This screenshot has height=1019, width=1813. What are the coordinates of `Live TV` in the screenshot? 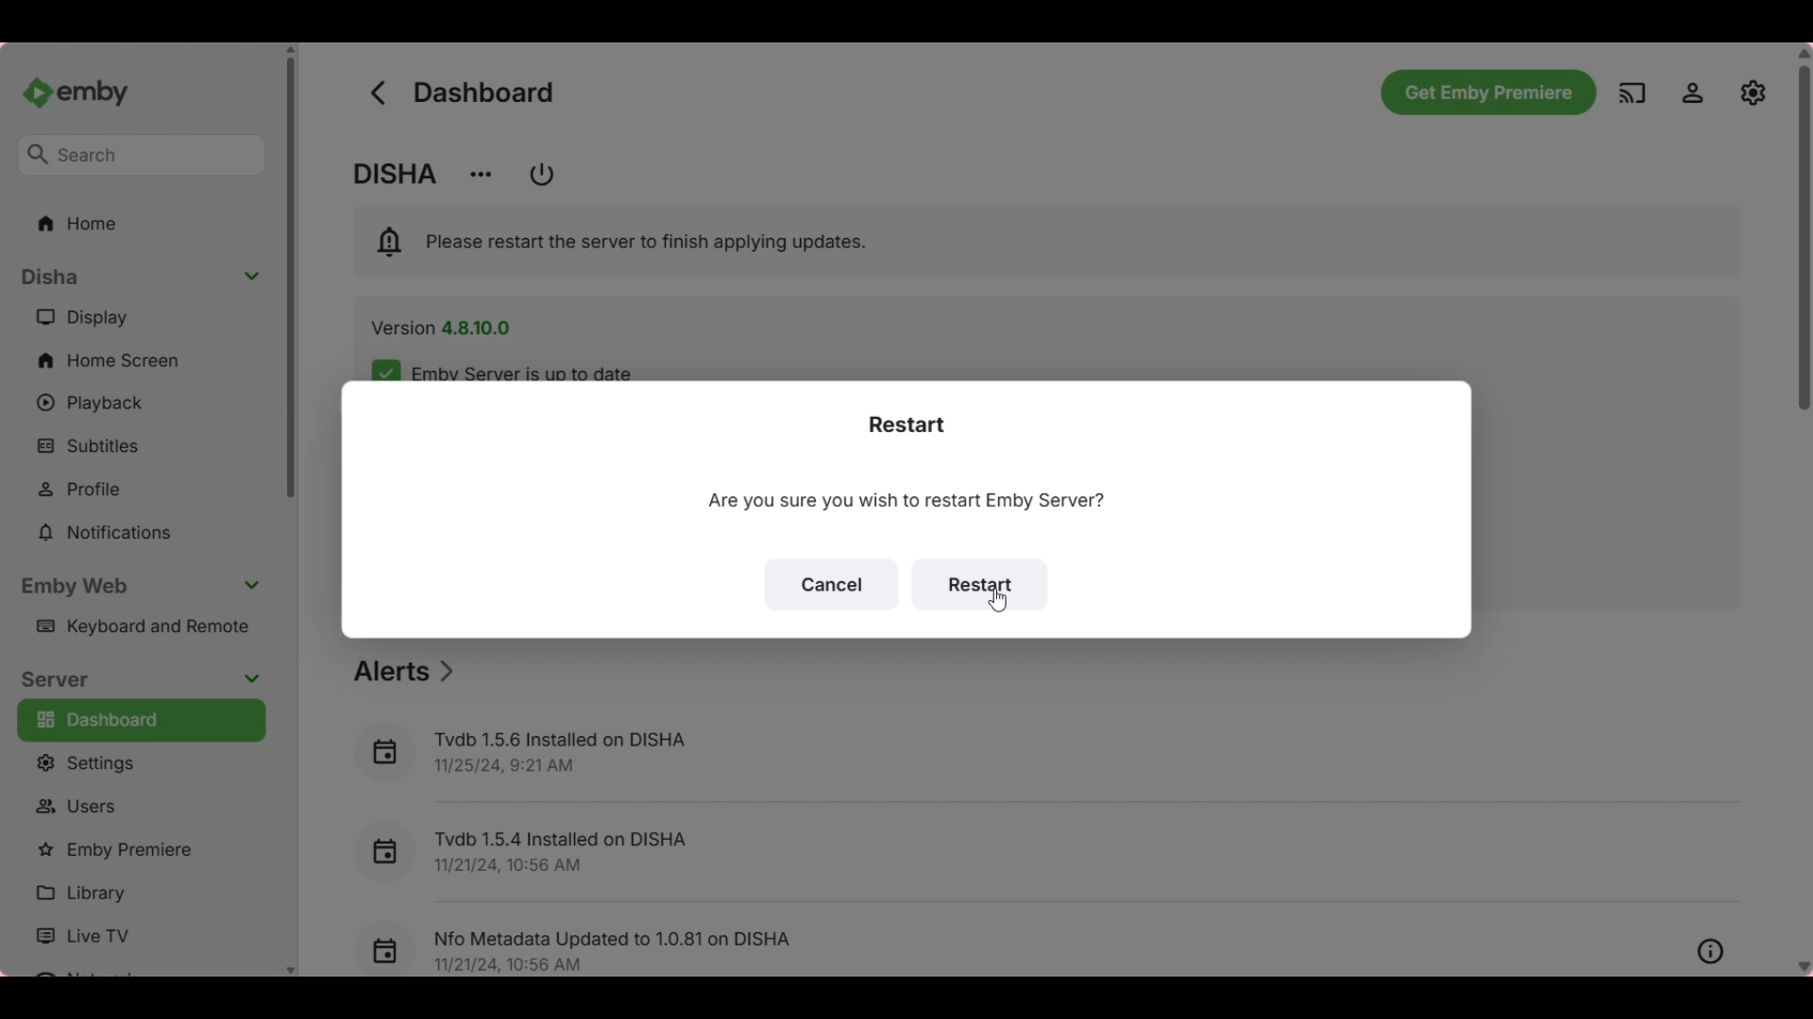 It's located at (137, 937).